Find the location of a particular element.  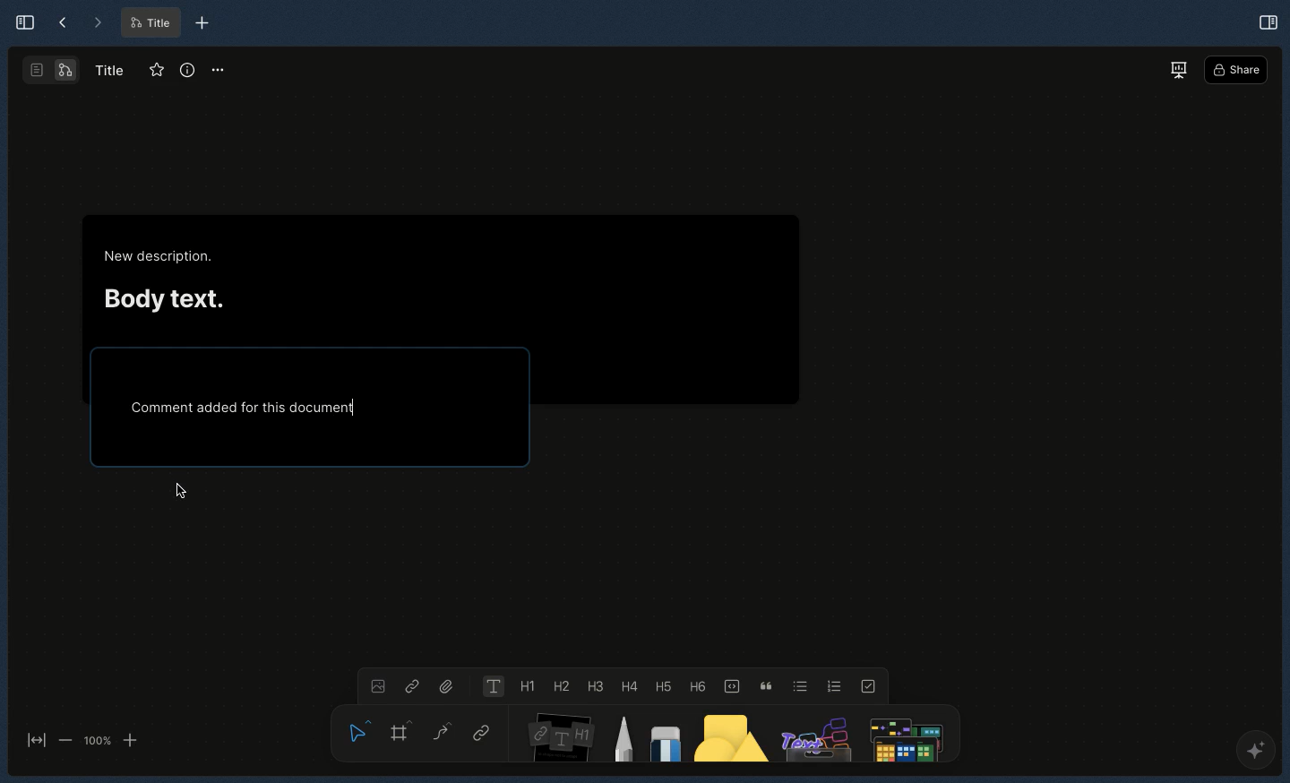

Second layout is located at coordinates (53, 70).